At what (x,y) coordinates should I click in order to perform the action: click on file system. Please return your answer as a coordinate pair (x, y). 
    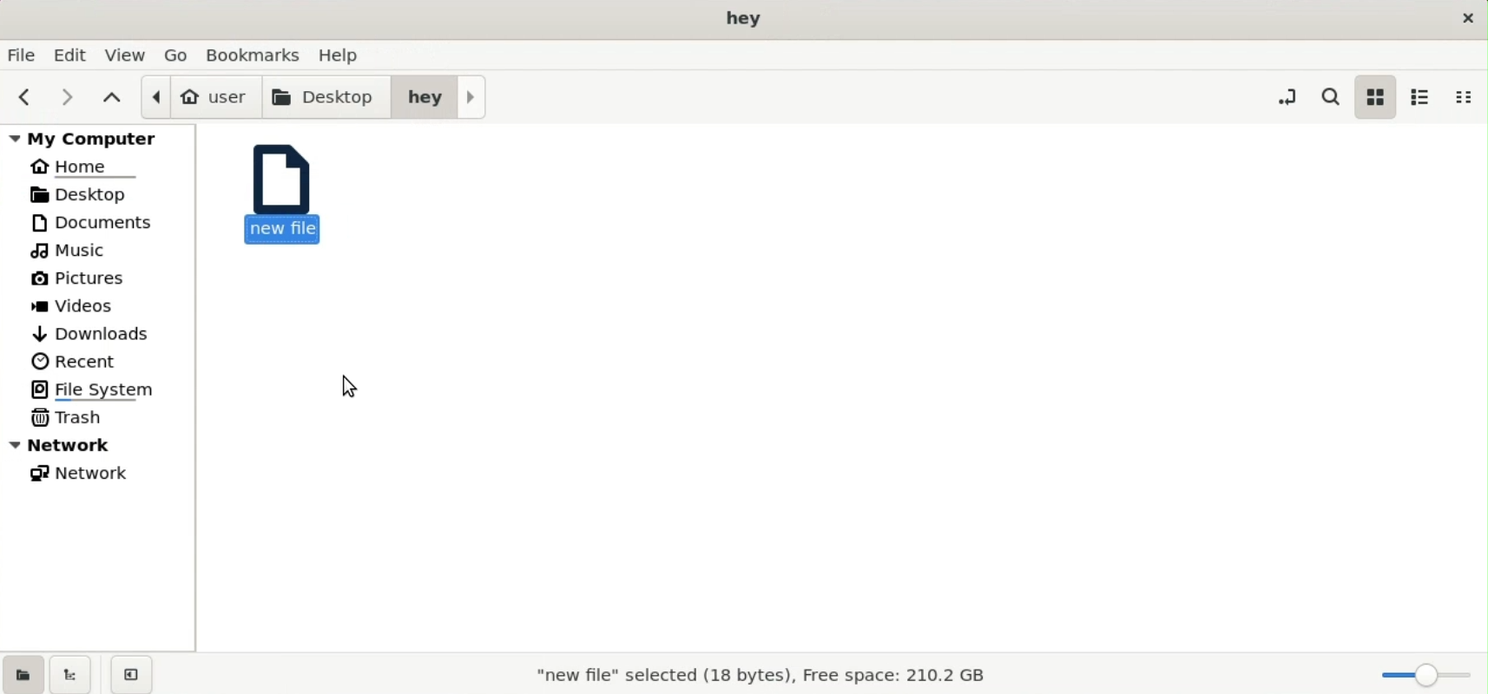
    Looking at the image, I should click on (100, 389).